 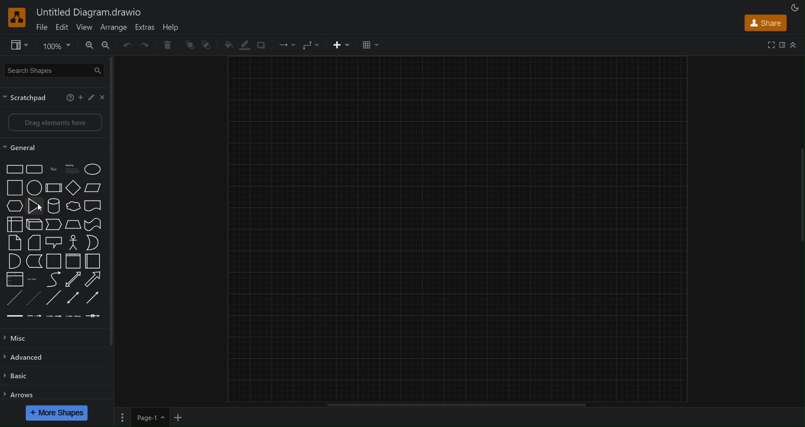 I want to click on General, so click(x=55, y=148).